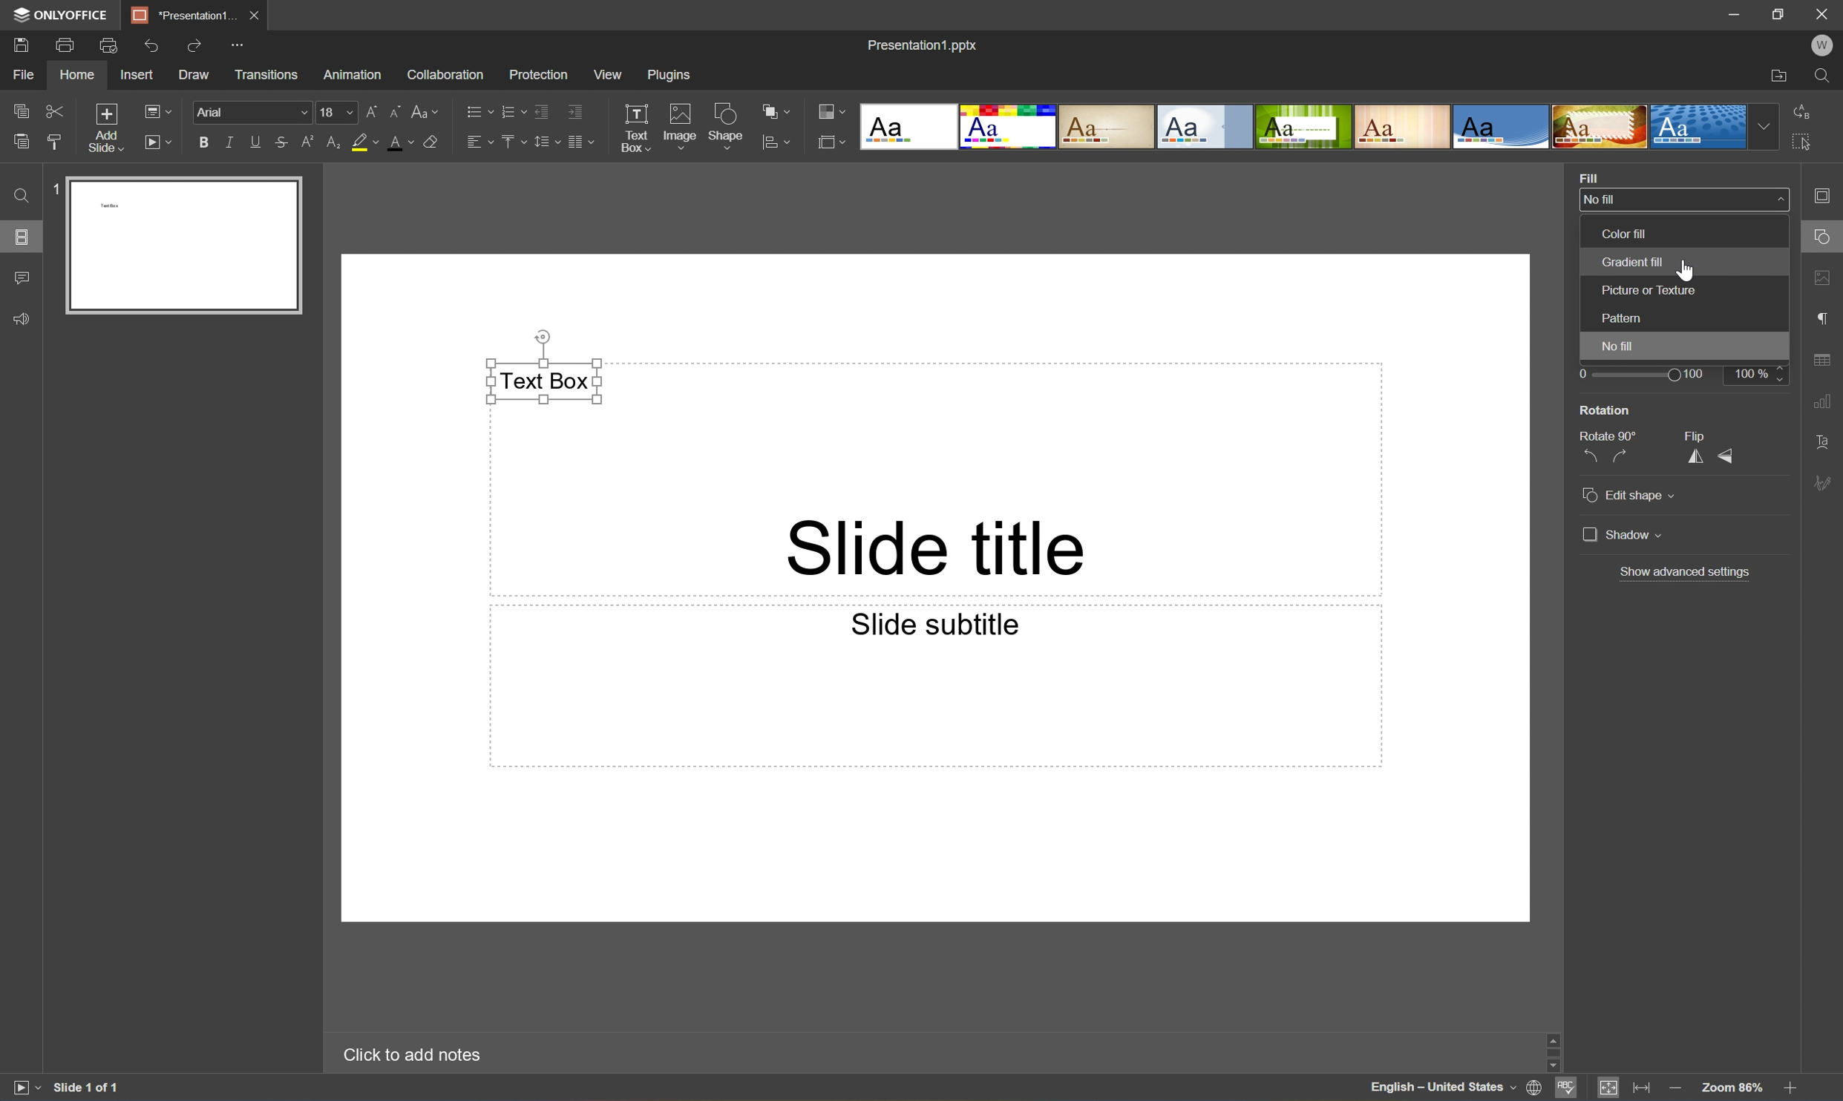  What do you see at coordinates (830, 142) in the screenshot?
I see `Select Slide size` at bounding box center [830, 142].